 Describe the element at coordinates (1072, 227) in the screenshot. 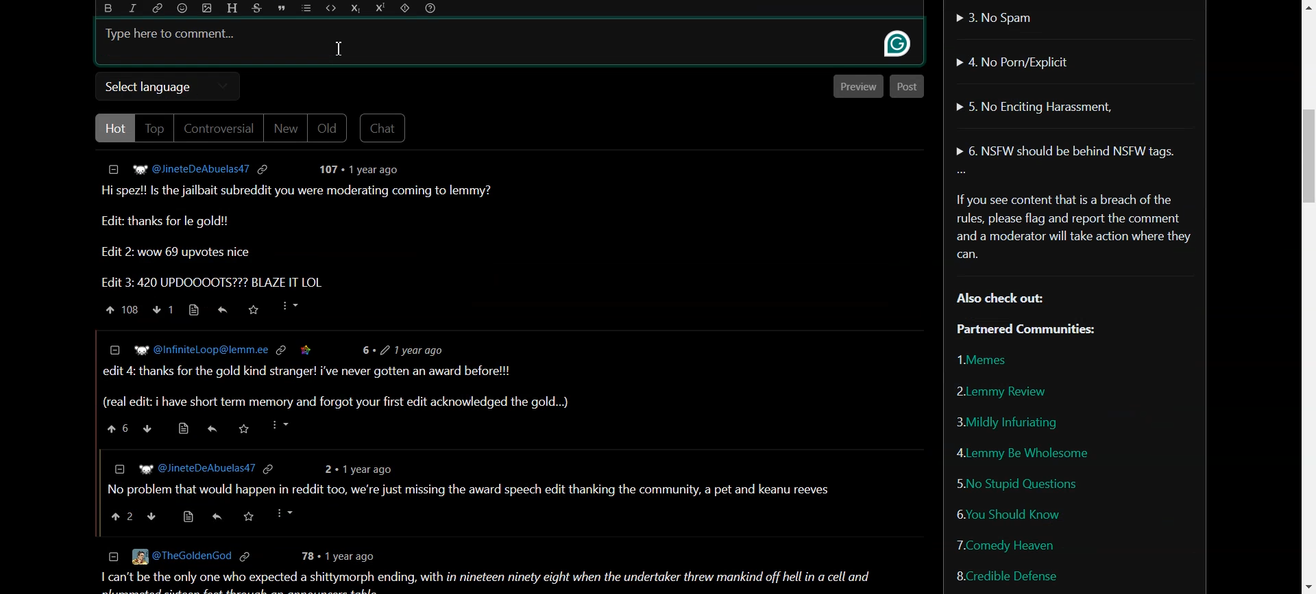

I see `Text` at that location.